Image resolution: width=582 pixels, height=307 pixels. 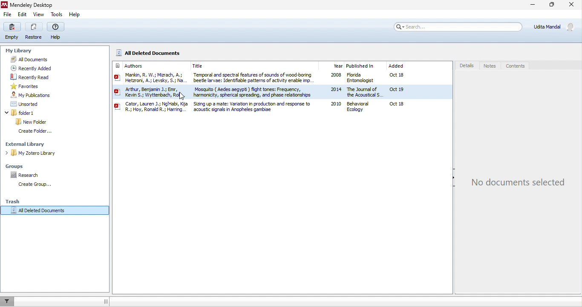 I want to click on Oct 18
oct 19
oct 18, so click(x=408, y=92).